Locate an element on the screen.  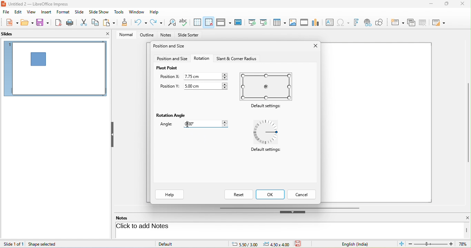
slide 1 of 1 is located at coordinates (13, 244).